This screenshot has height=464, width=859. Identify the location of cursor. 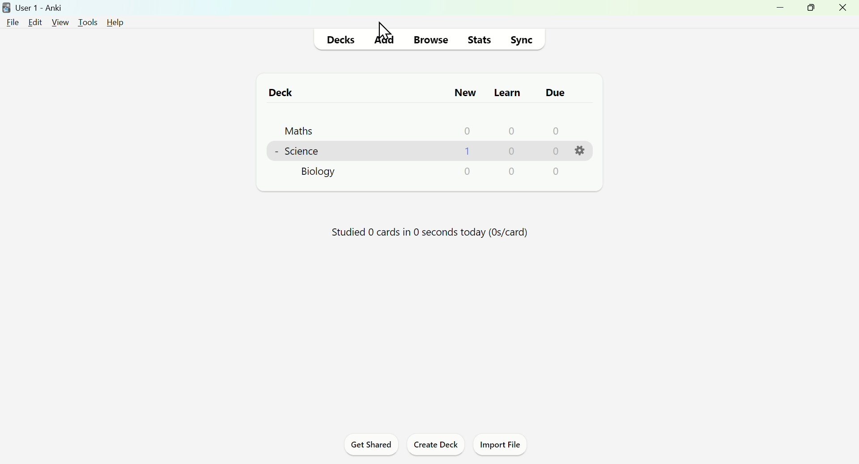
(389, 31).